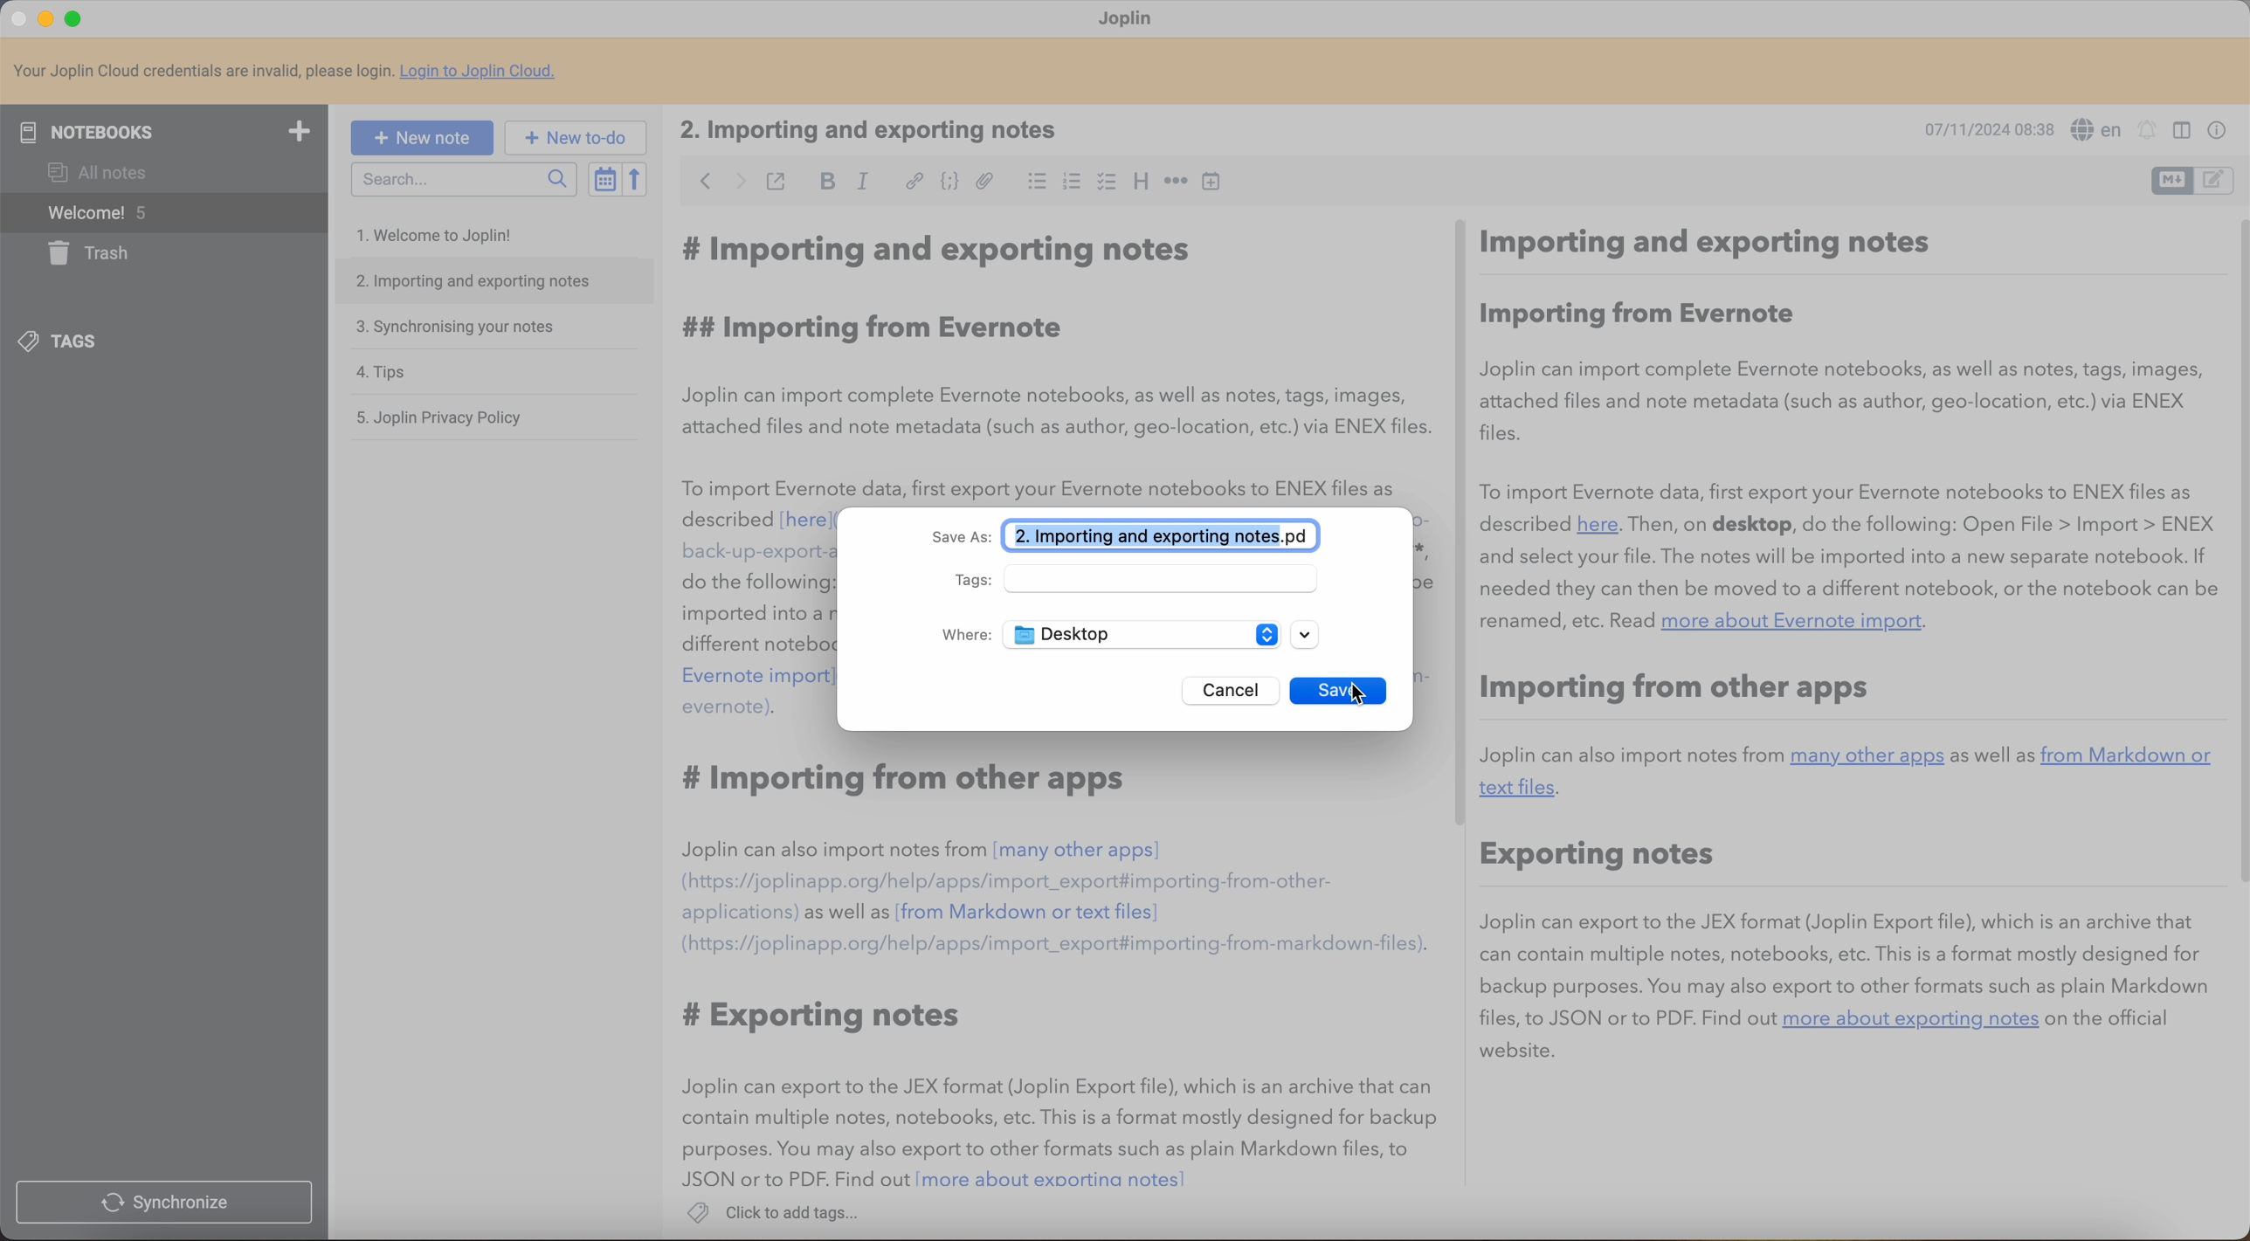 The width and height of the screenshot is (2250, 1241). I want to click on Importing and exporting notes: Joplin can important complete Evernote notebooks, as well as notes, tags, images, attached files and note metadata (such as as author, geo-location, etc) vía ENEX files. To import Evernote data, first export your Evernote notebooks to ENEX files aside described (here)…, so click(1056, 363).